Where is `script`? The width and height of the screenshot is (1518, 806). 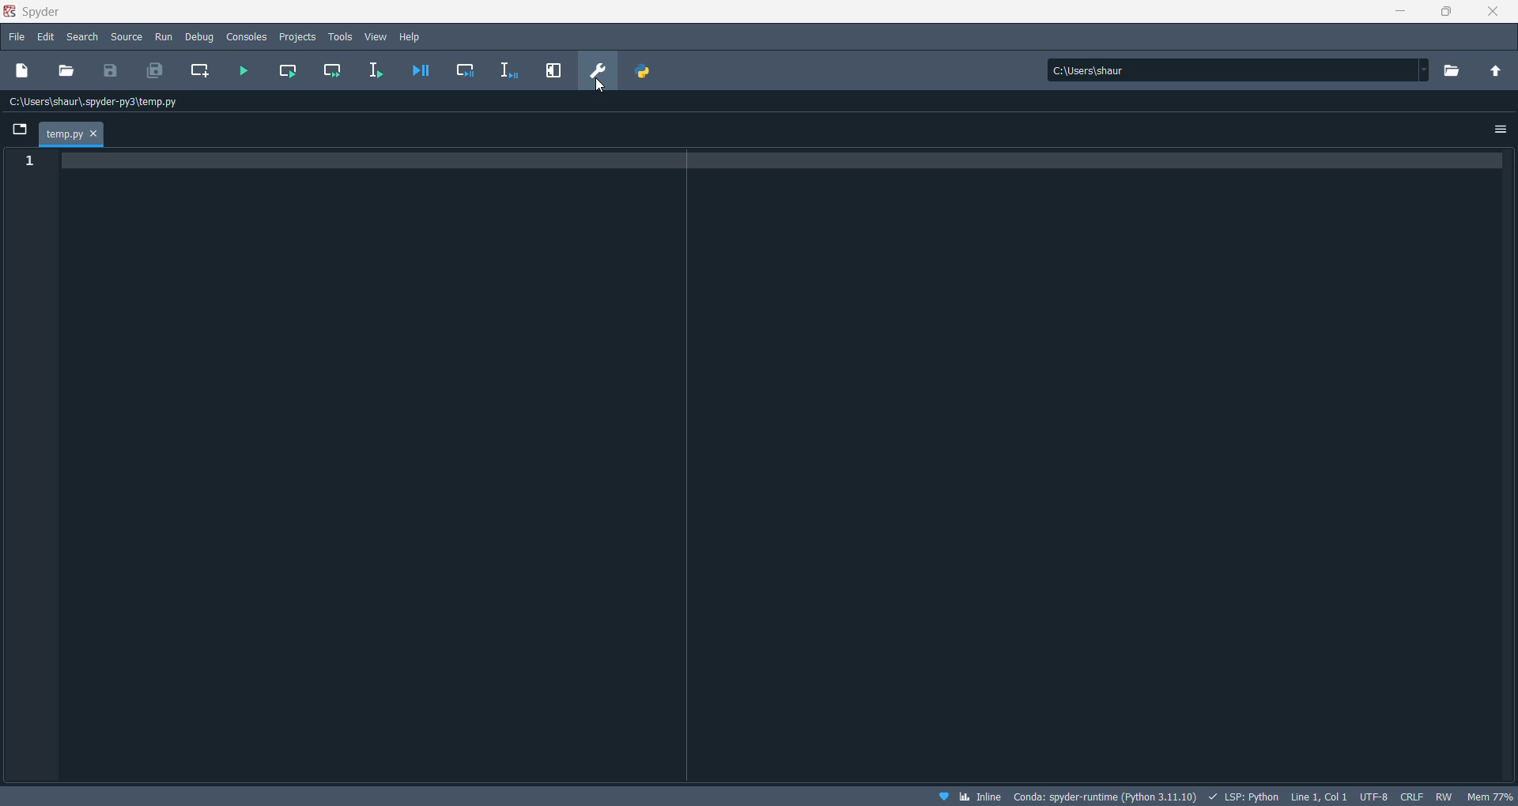 script is located at coordinates (1241, 795).